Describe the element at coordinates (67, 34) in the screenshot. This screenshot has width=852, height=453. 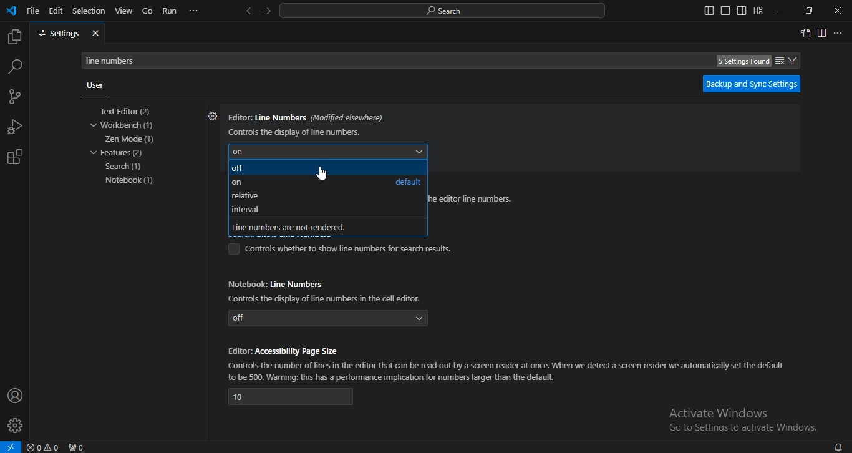
I see `settings` at that location.